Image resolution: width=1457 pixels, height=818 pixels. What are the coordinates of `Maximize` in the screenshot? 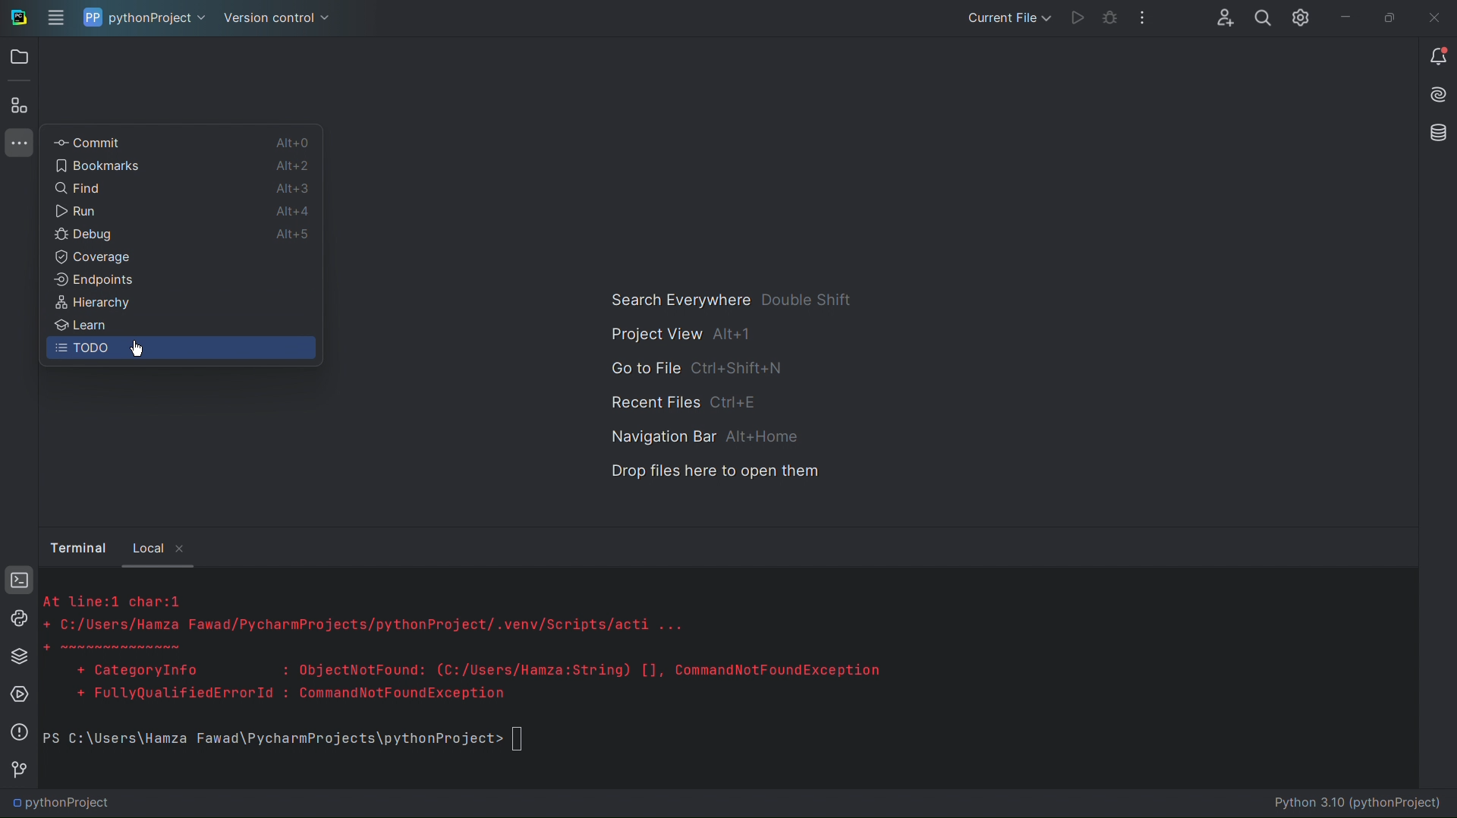 It's located at (1391, 14).